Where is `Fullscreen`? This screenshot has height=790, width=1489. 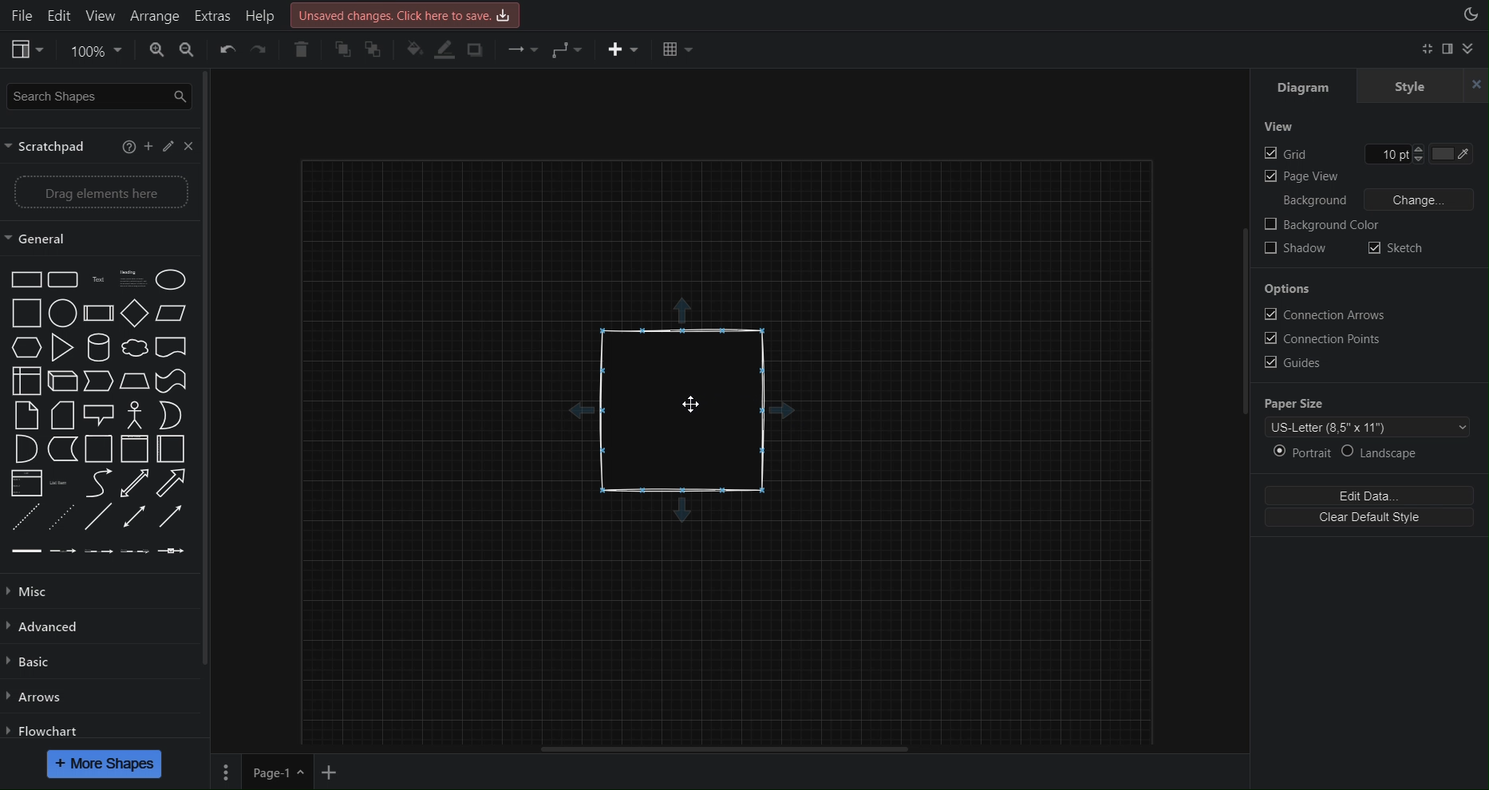 Fullscreen is located at coordinates (1425, 50).